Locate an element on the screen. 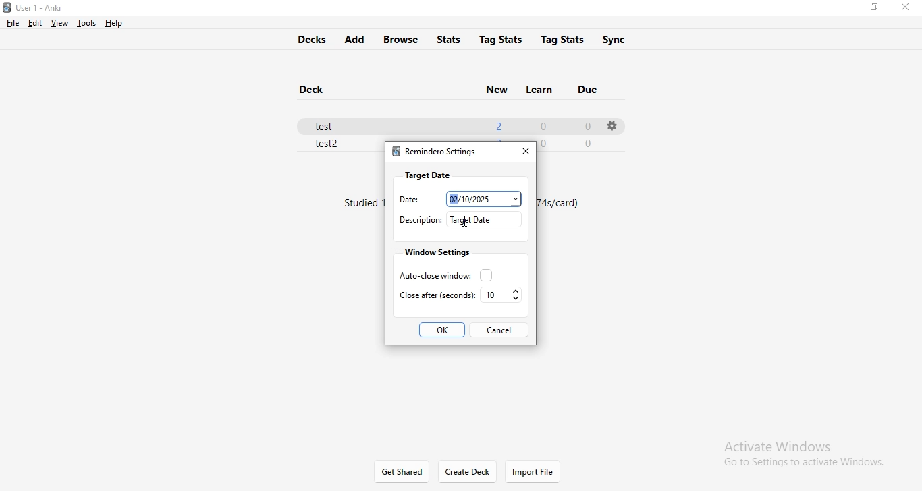  target date is located at coordinates (427, 175).